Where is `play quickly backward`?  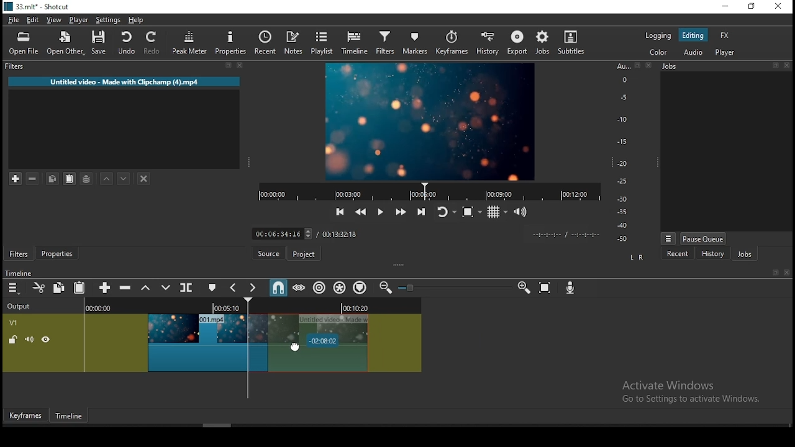
play quickly backward is located at coordinates (360, 210).